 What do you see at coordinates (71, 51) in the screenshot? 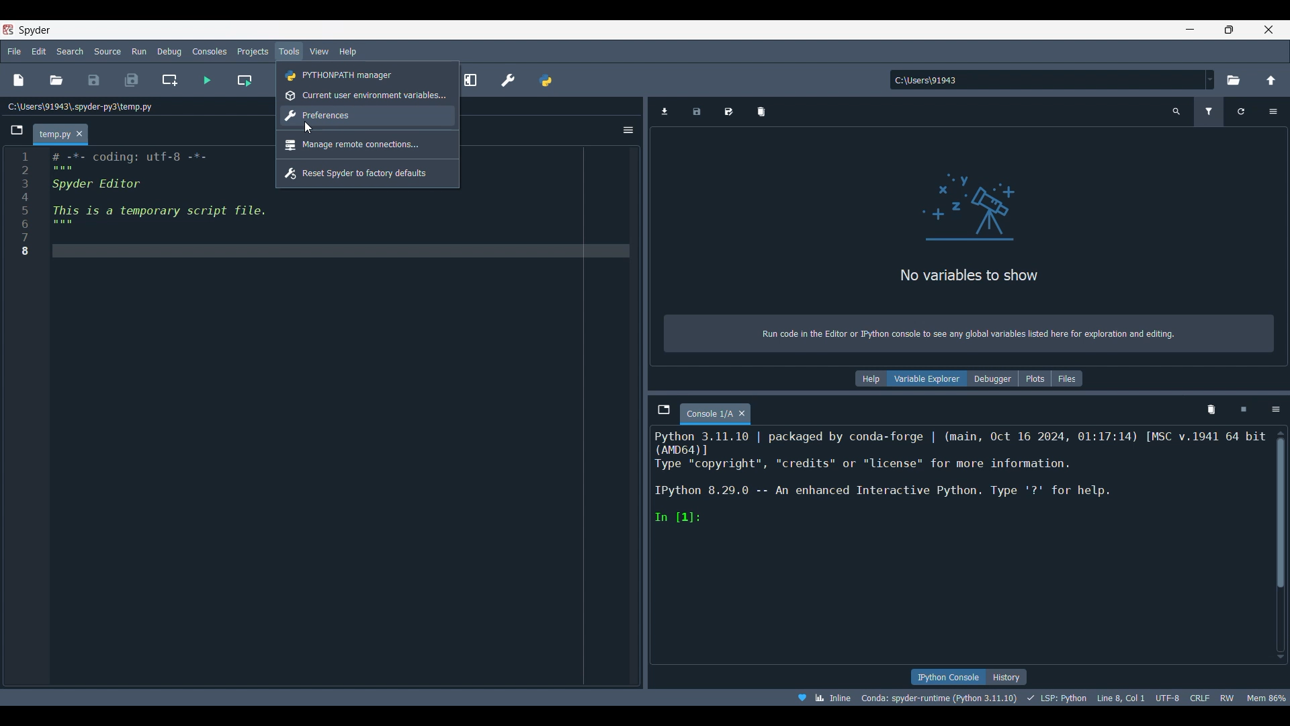
I see `Search menu` at bounding box center [71, 51].